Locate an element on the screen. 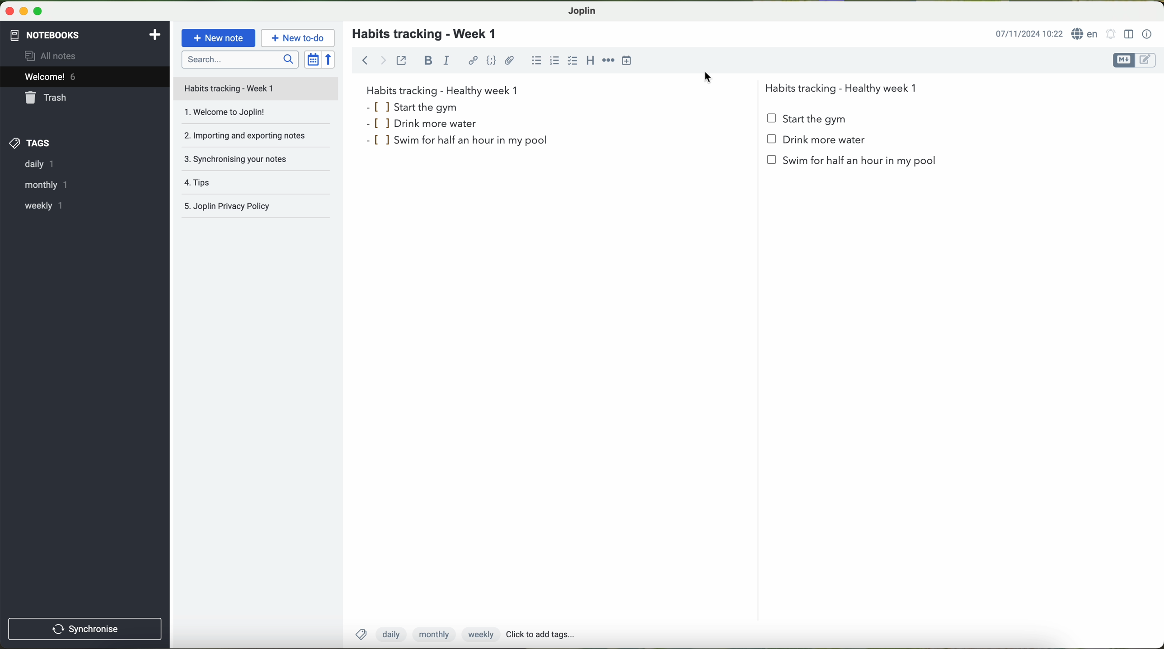 This screenshot has width=1164, height=649. horizontal rule is located at coordinates (608, 61).